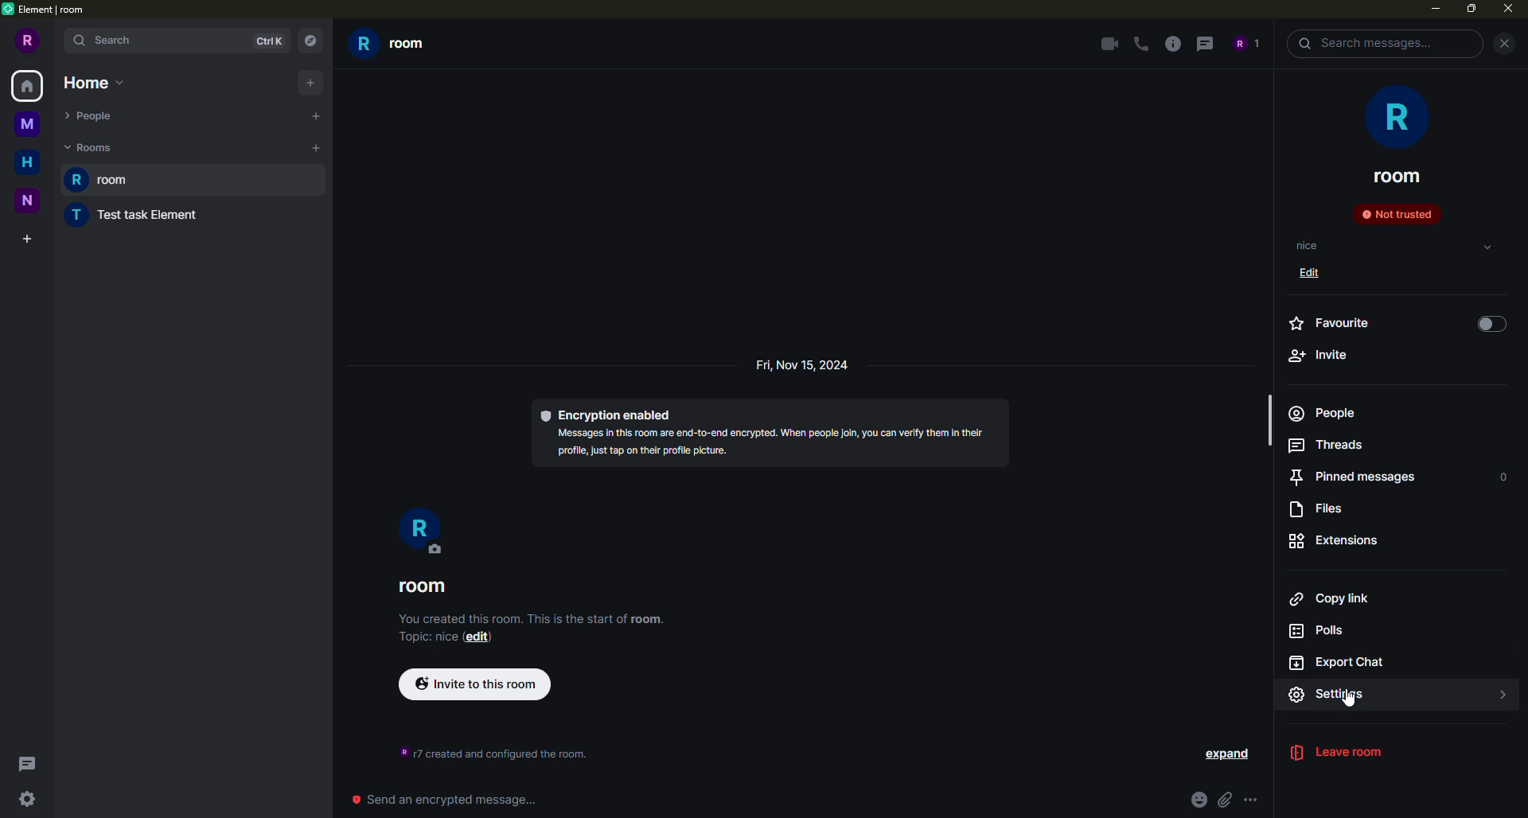 Image resolution: width=1528 pixels, height=818 pixels. Describe the element at coordinates (27, 40) in the screenshot. I see `R` at that location.